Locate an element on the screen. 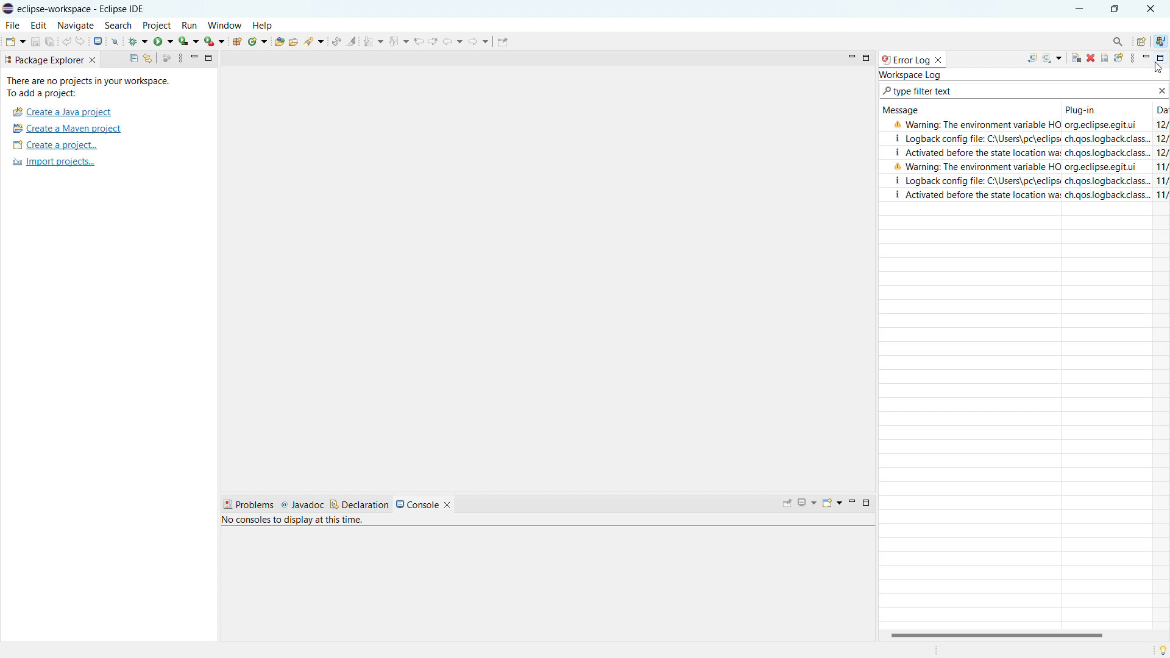 The width and height of the screenshot is (1170, 658). file is located at coordinates (12, 25).